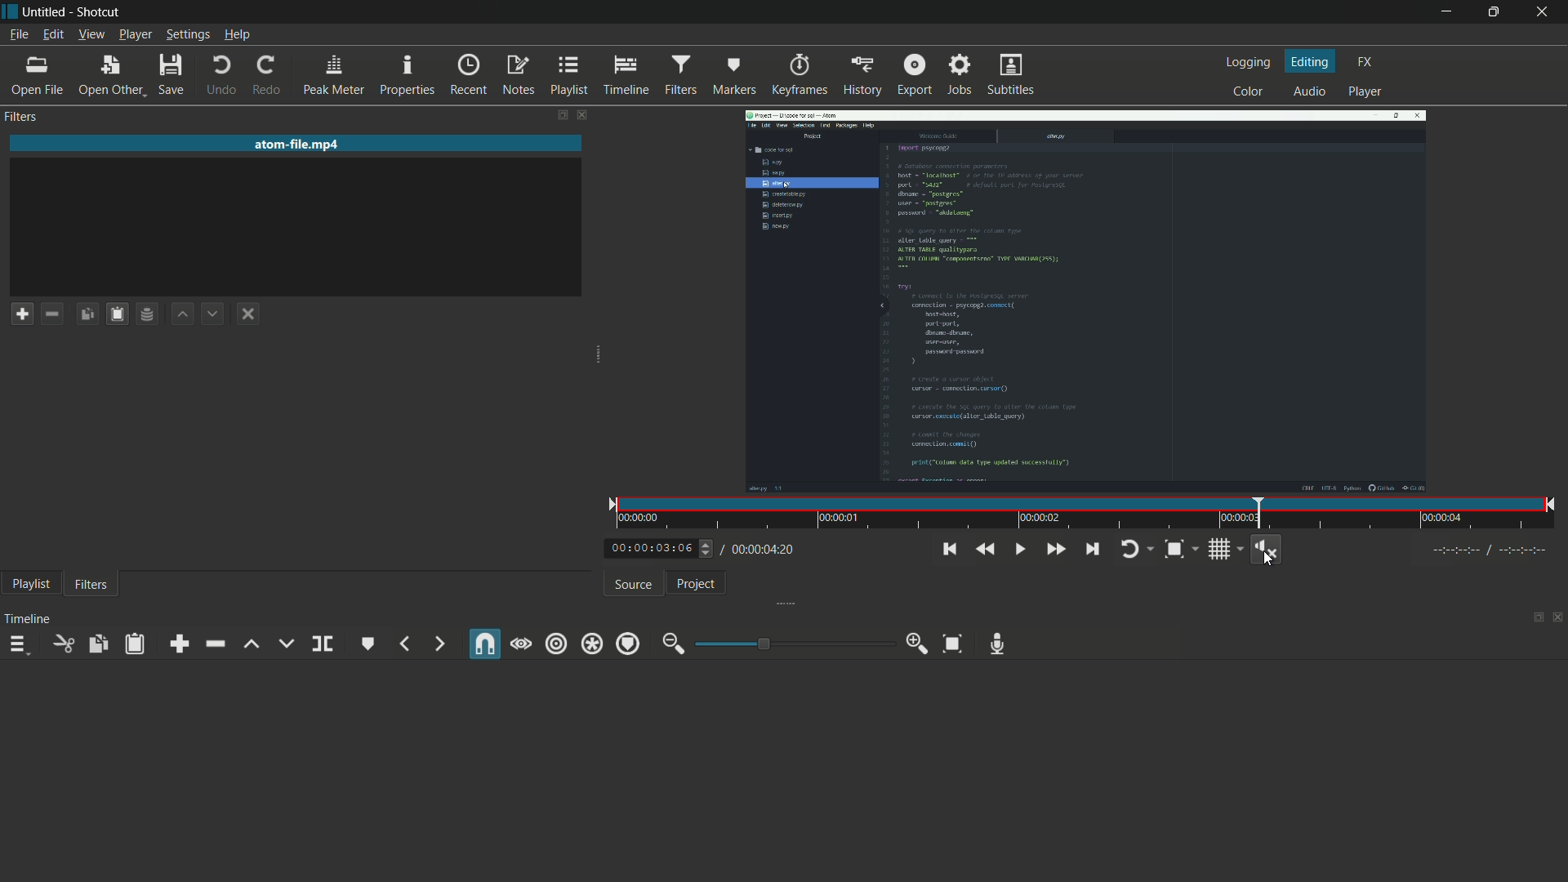 The width and height of the screenshot is (1568, 882). I want to click on player, so click(1366, 91).